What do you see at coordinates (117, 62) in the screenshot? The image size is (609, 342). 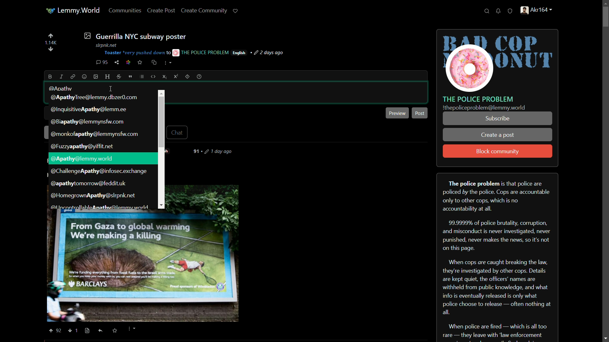 I see `share` at bounding box center [117, 62].